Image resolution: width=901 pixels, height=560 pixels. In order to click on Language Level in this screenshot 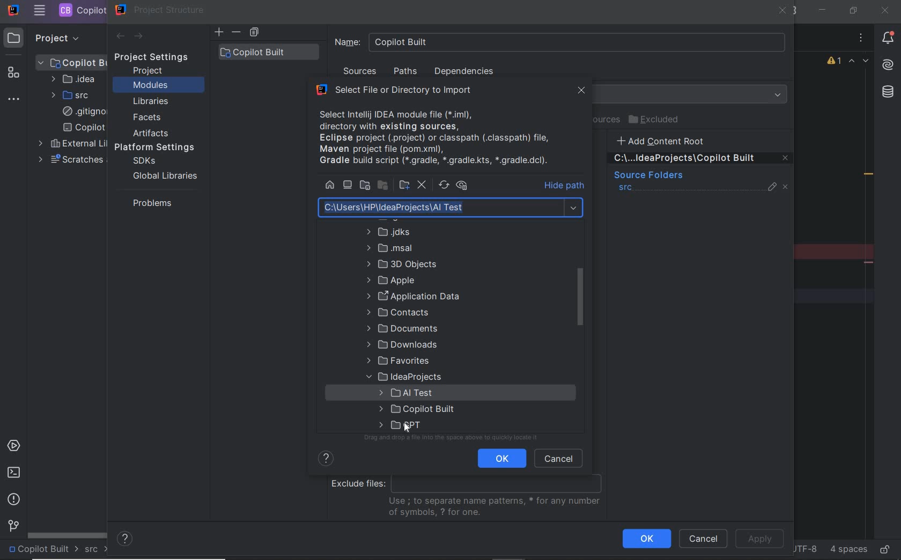, I will do `click(692, 94)`.